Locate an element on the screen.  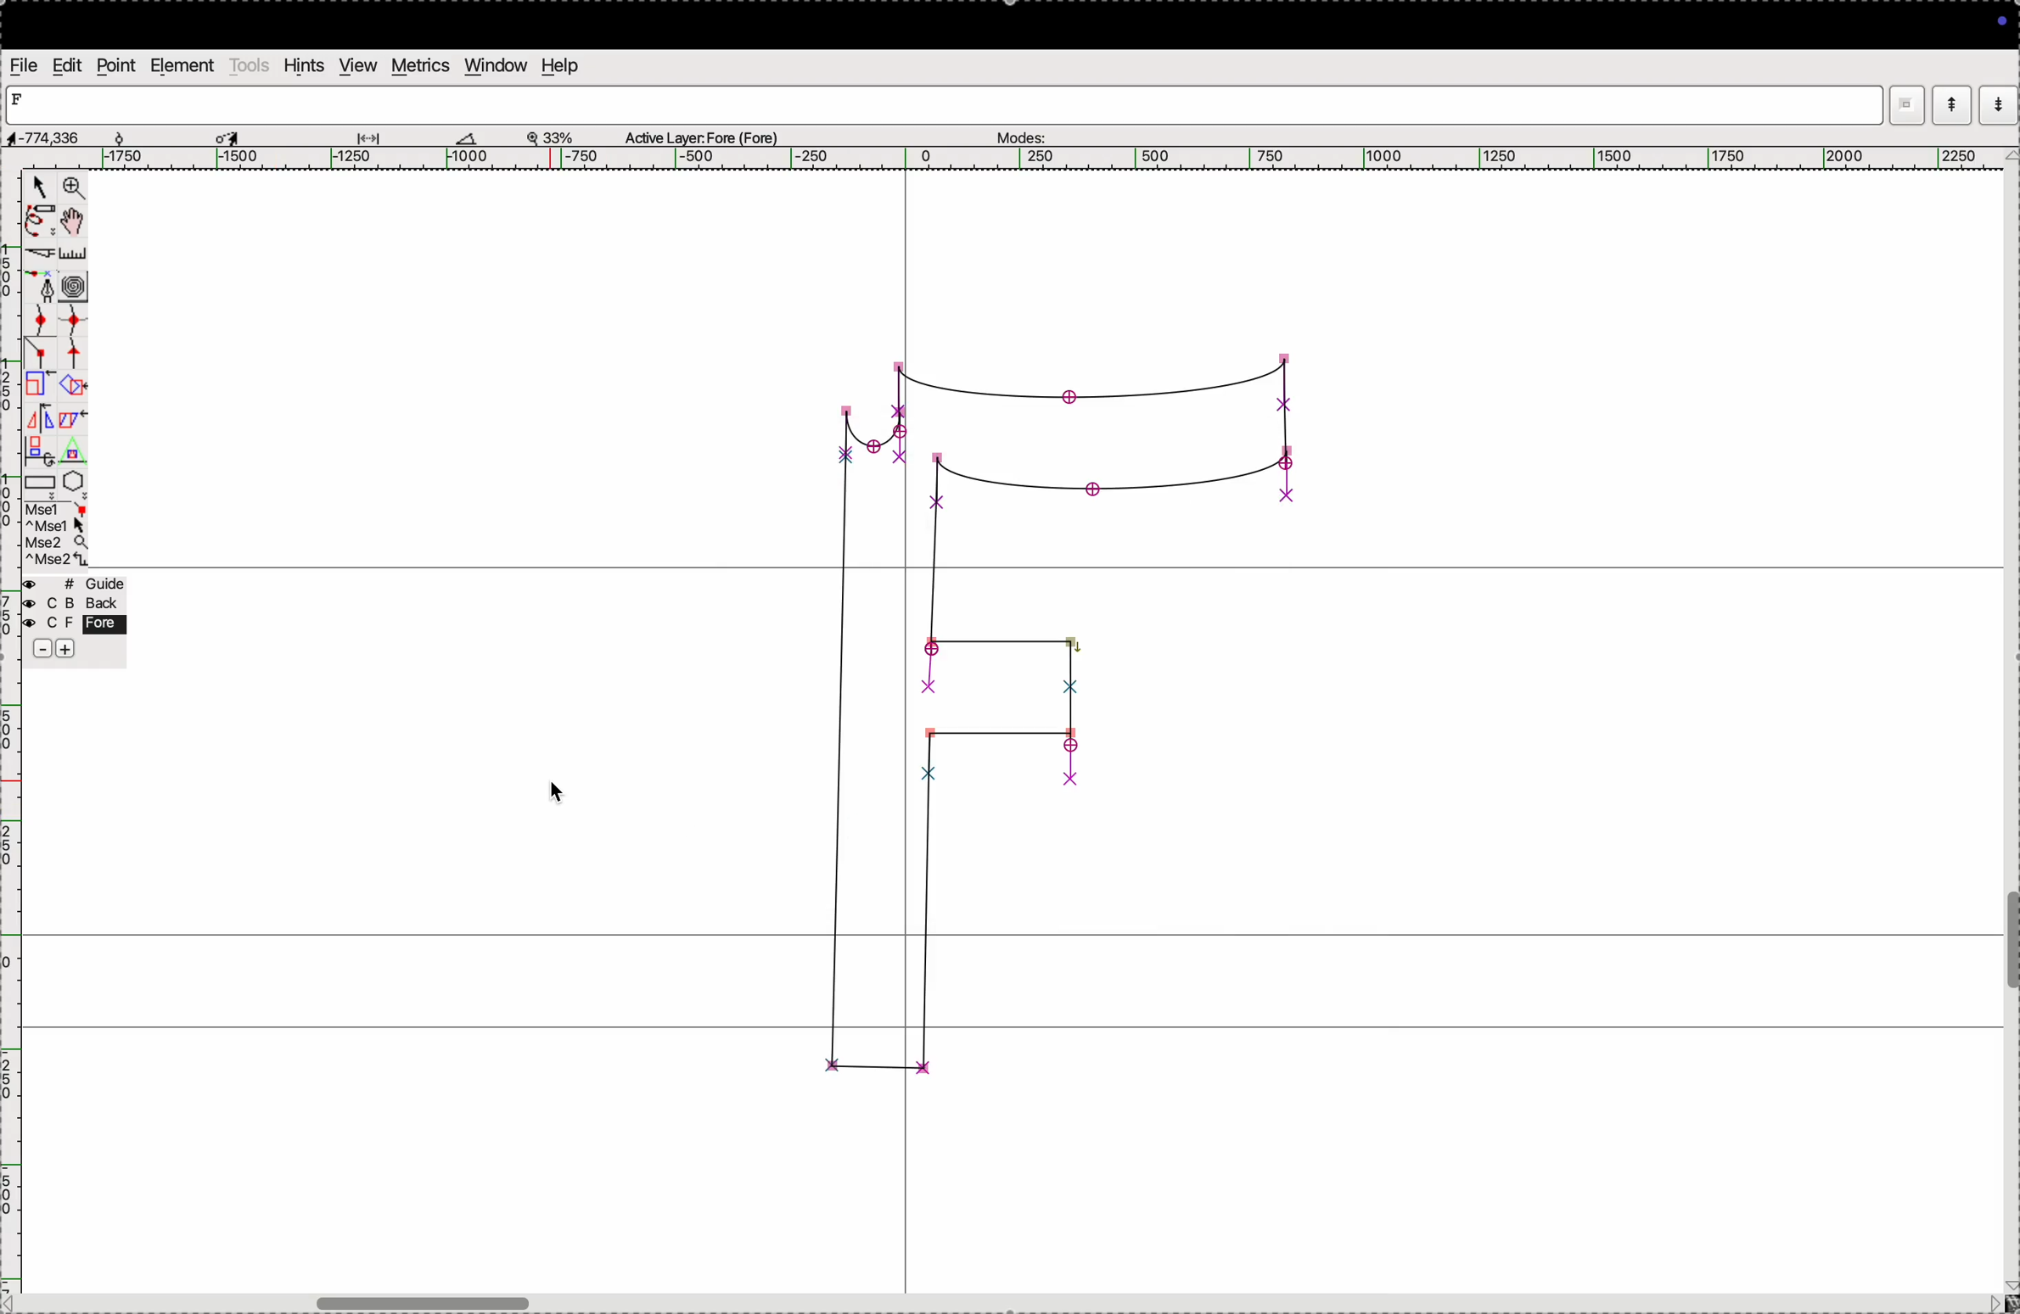
curves is located at coordinates (75, 288).